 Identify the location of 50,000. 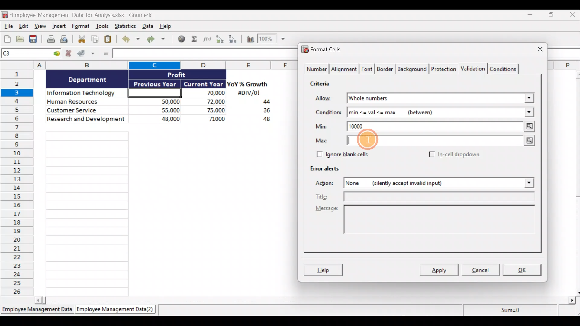
(158, 101).